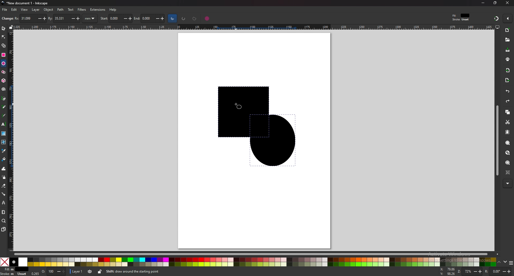 The image size is (514, 276). I want to click on save, so click(508, 50).